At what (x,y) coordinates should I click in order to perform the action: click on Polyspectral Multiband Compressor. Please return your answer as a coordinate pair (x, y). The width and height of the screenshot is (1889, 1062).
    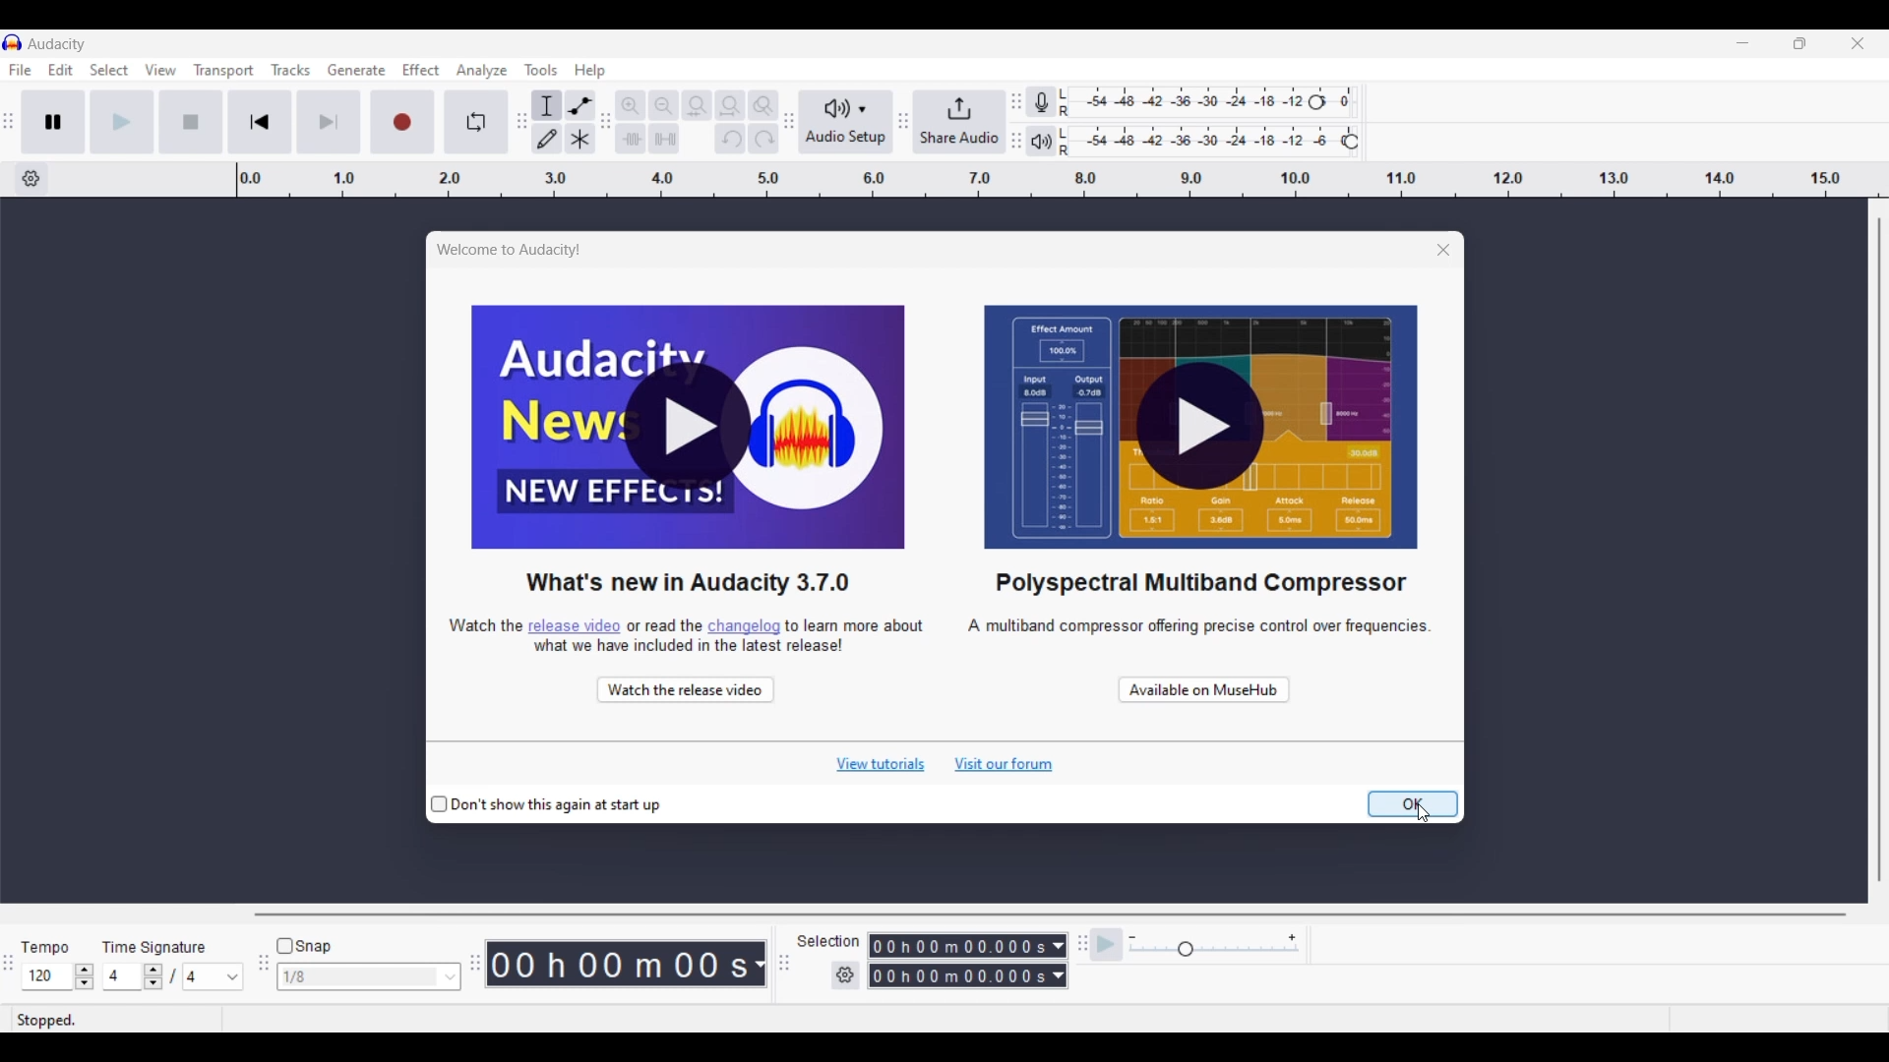
    Looking at the image, I should click on (1199, 583).